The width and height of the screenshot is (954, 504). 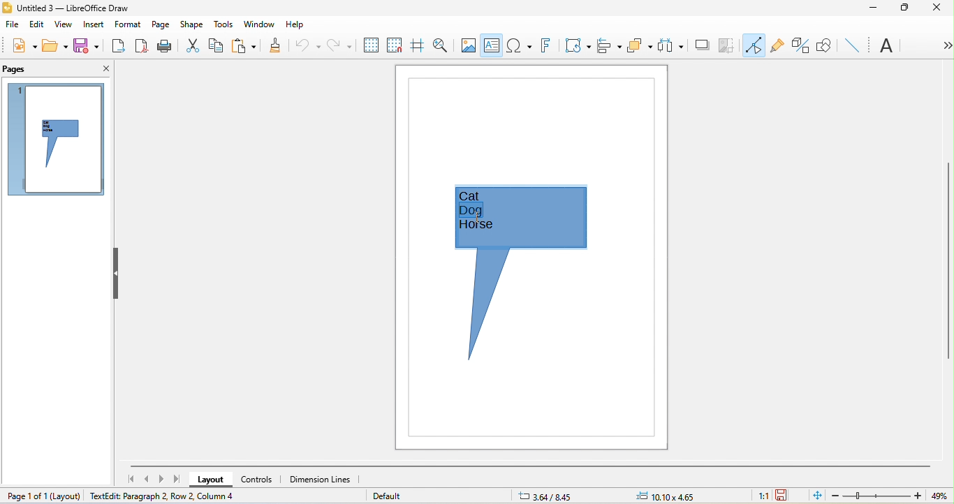 I want to click on crop image, so click(x=728, y=46).